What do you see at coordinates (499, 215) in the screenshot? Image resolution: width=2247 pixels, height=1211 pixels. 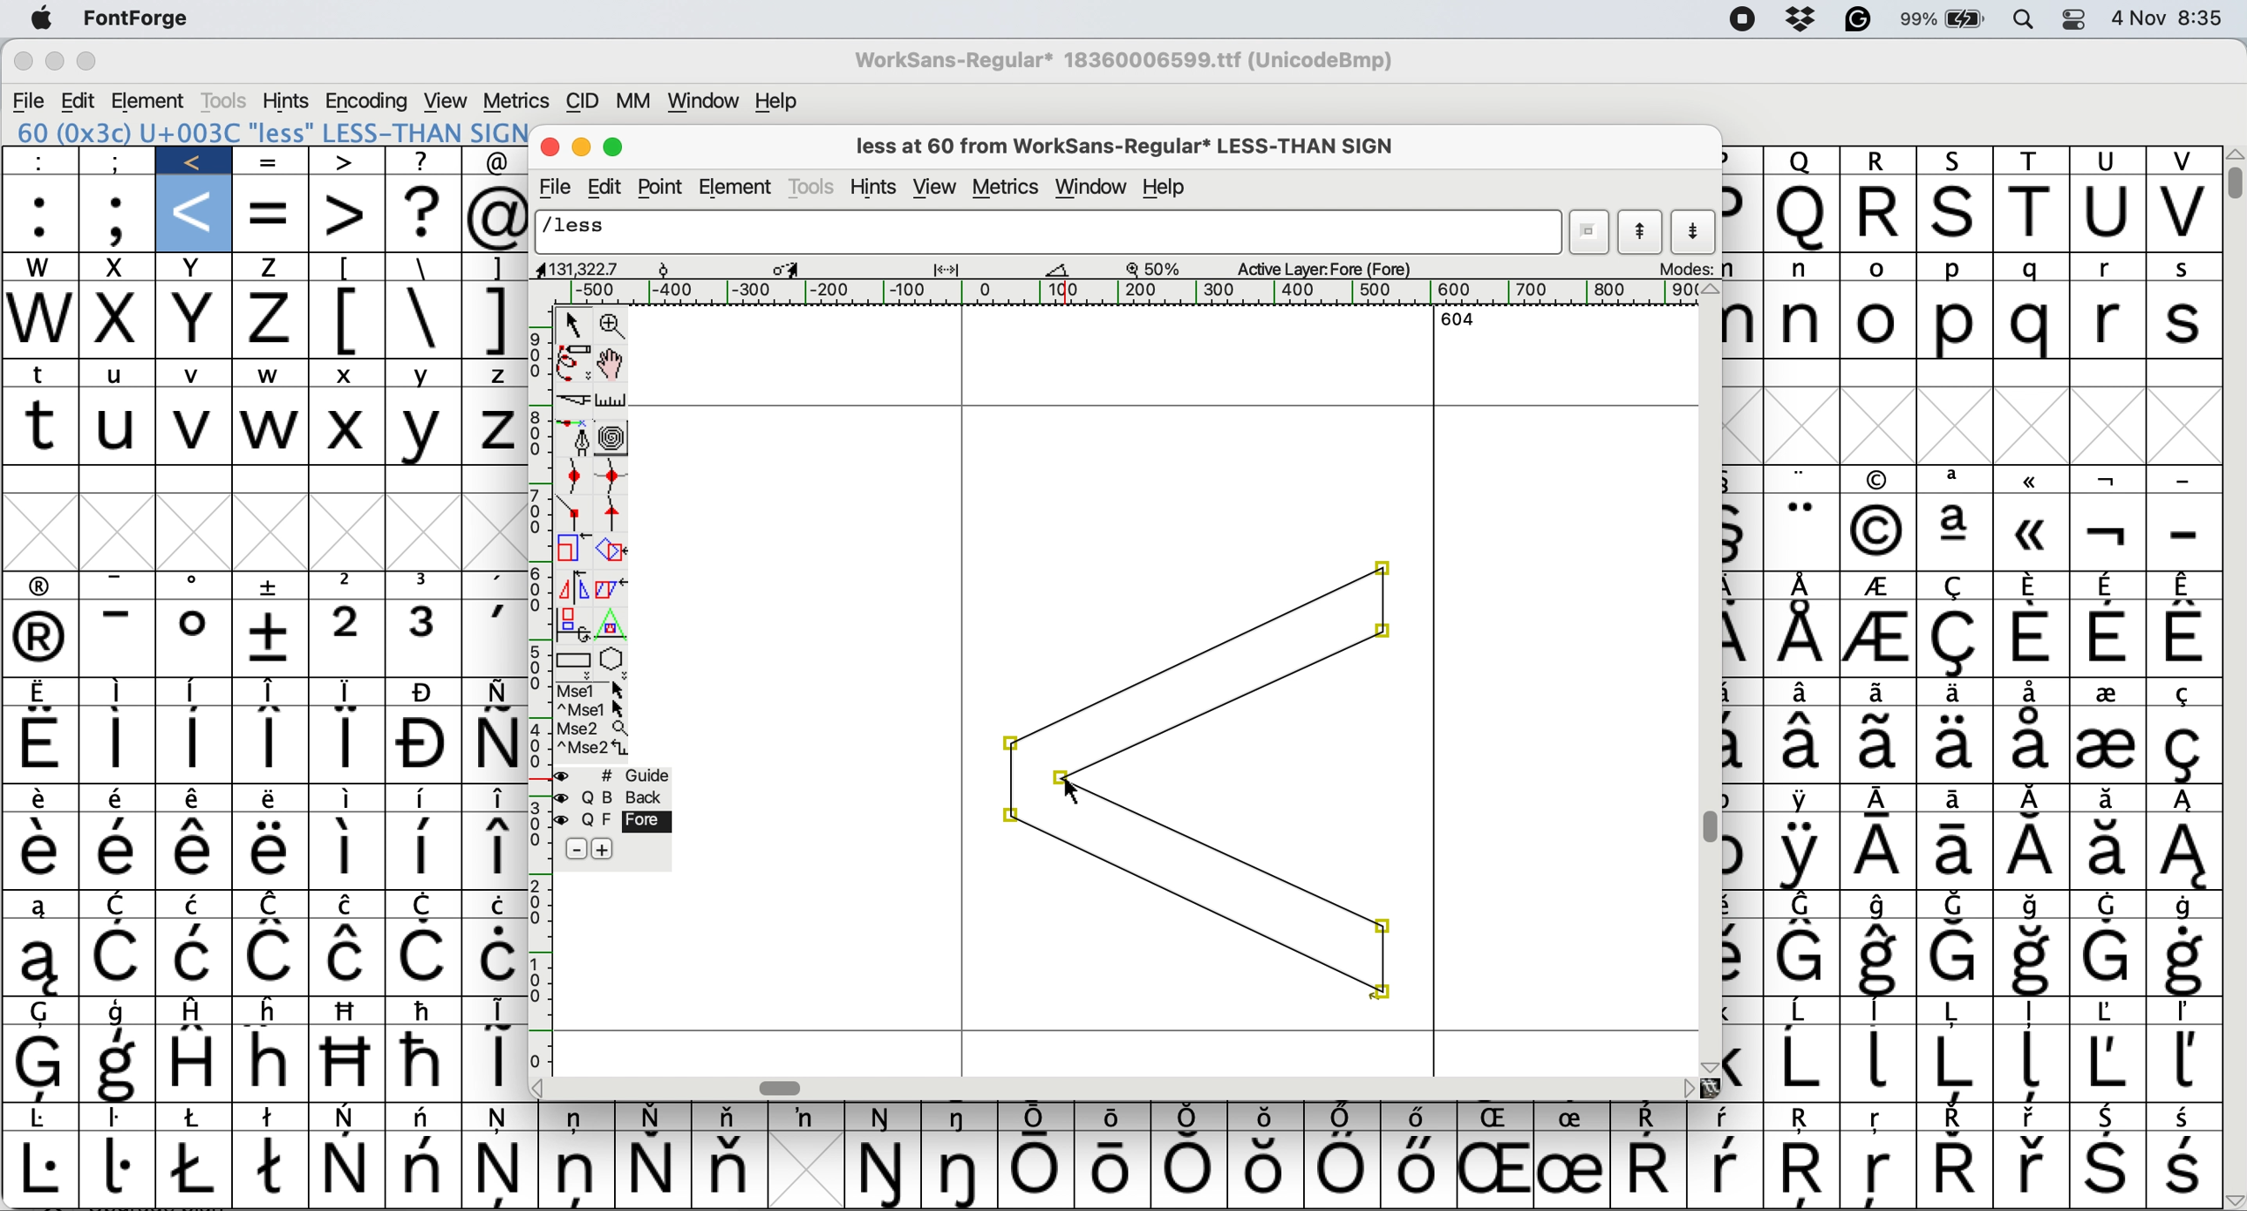 I see `@` at bounding box center [499, 215].